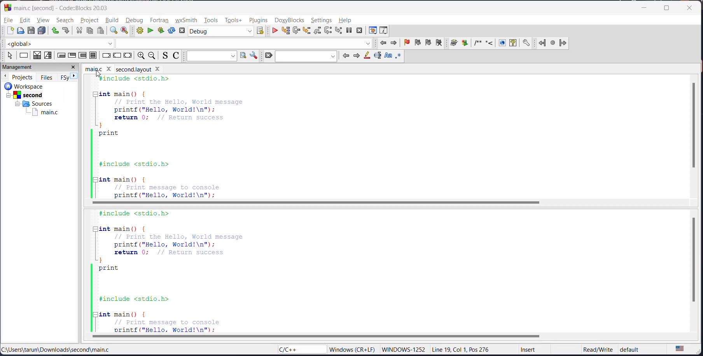 This screenshot has height=356, width=703. Describe the element at coordinates (378, 56) in the screenshot. I see `selected text` at that location.